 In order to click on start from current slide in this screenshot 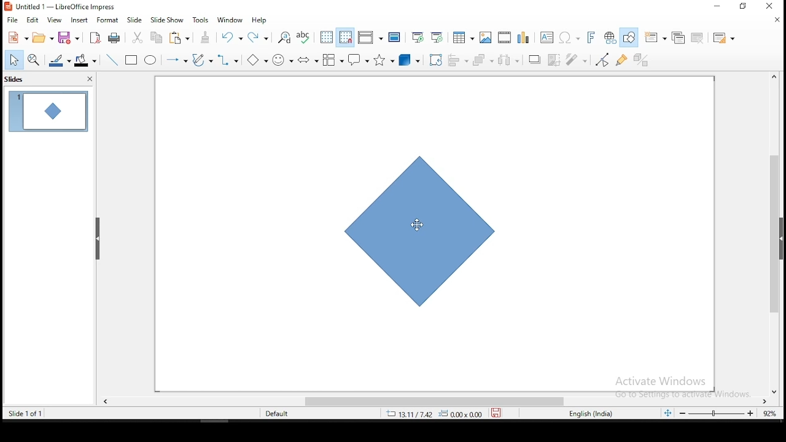, I will do `click(434, 37)`.